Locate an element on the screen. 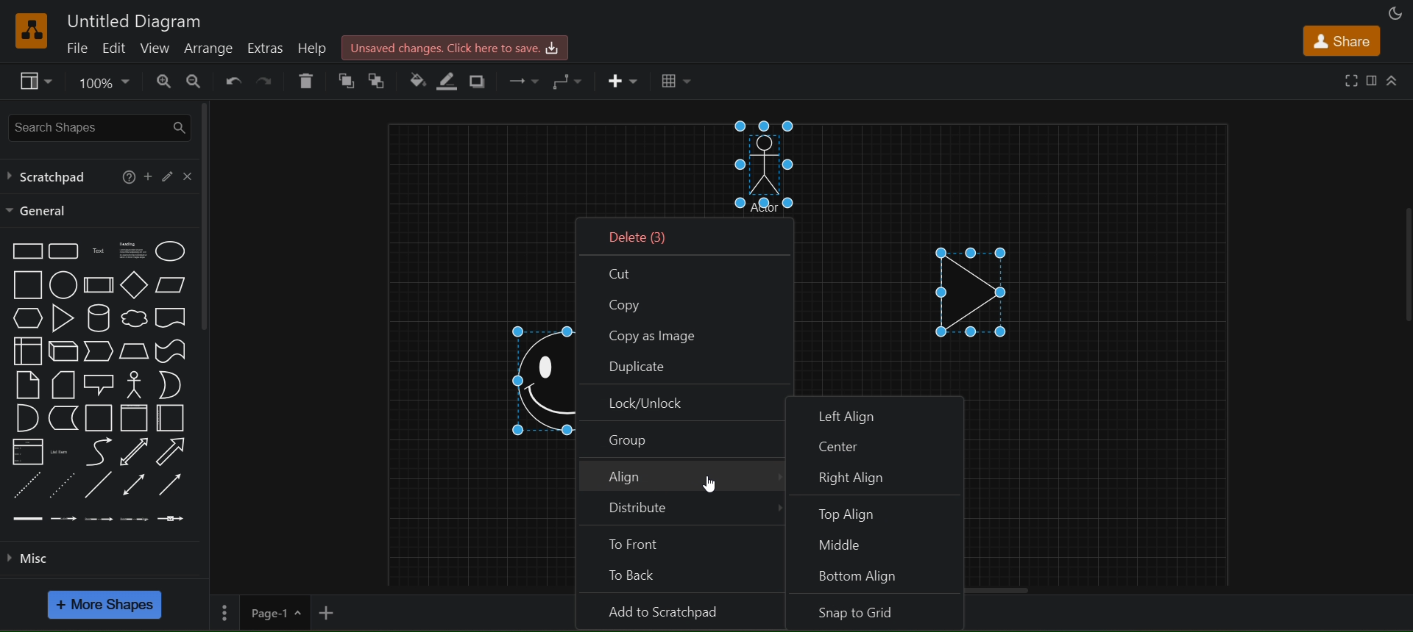  untitled diagram is located at coordinates (137, 20).